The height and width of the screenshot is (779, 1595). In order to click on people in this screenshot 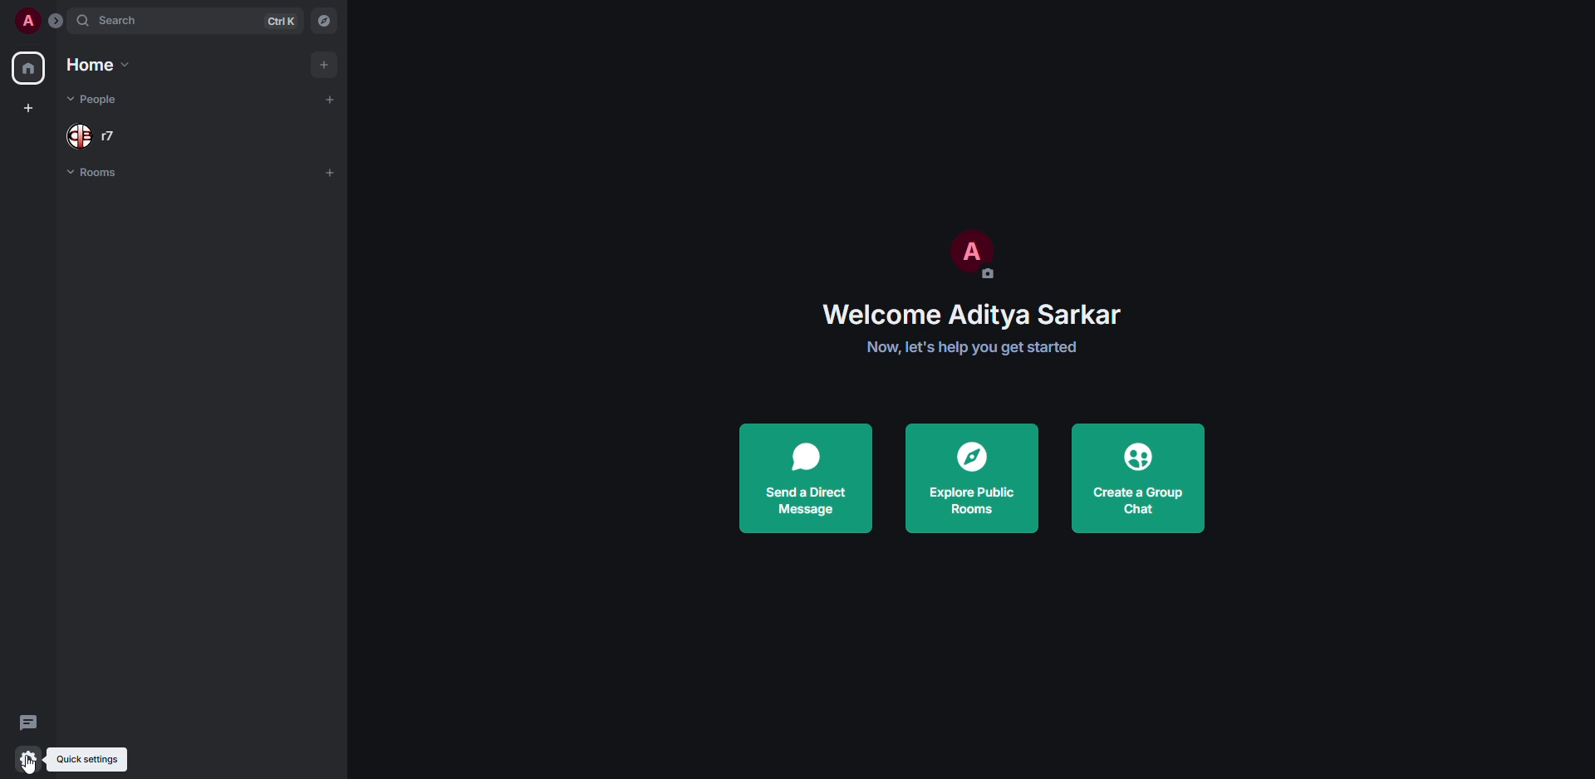, I will do `click(96, 100)`.